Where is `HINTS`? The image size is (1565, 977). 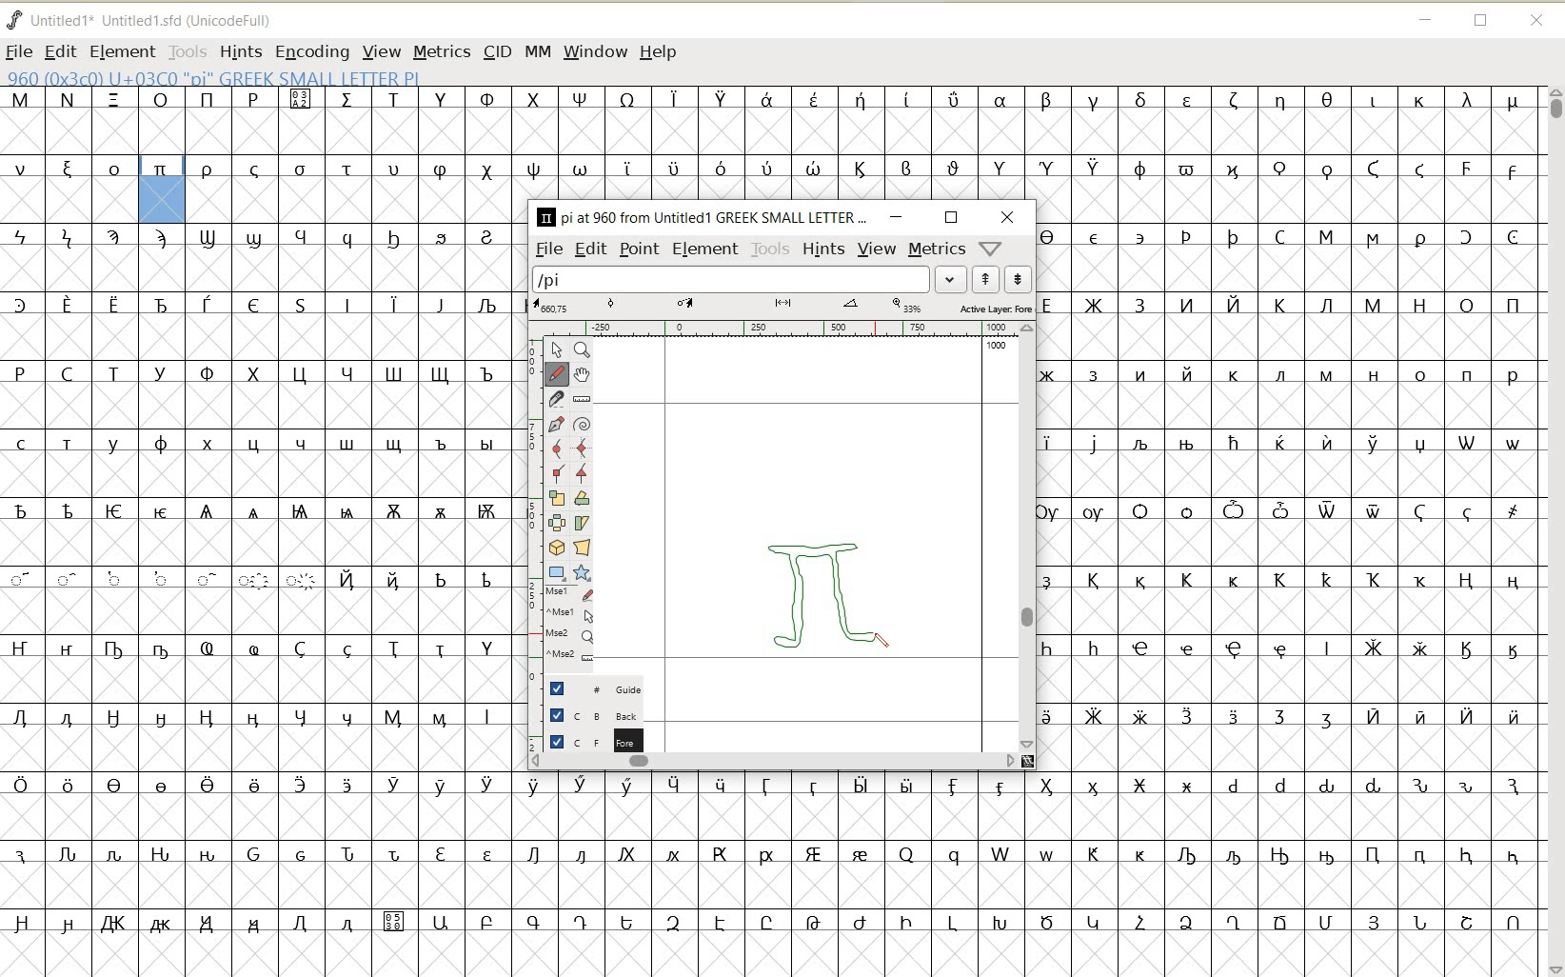 HINTS is located at coordinates (239, 53).